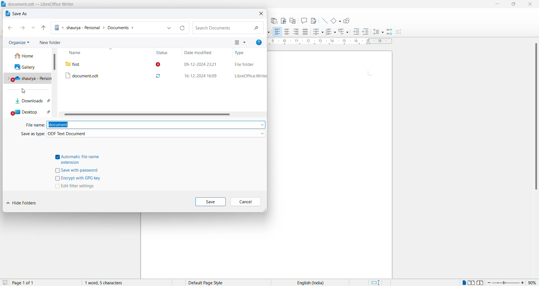 The width and height of the screenshot is (539, 286). I want to click on Refresh , so click(182, 27).